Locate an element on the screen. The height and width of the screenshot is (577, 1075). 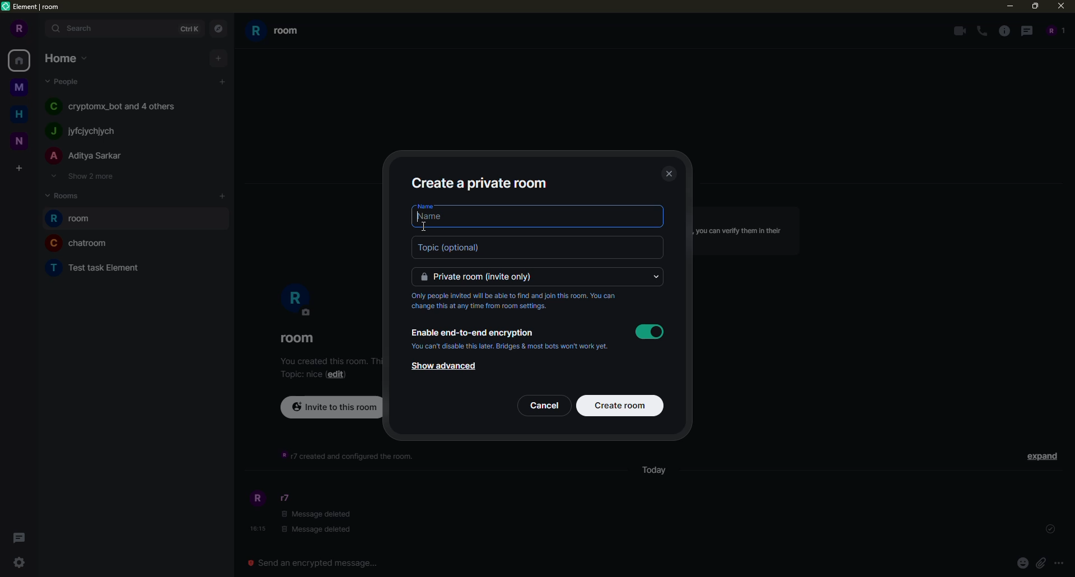
room is located at coordinates (84, 243).